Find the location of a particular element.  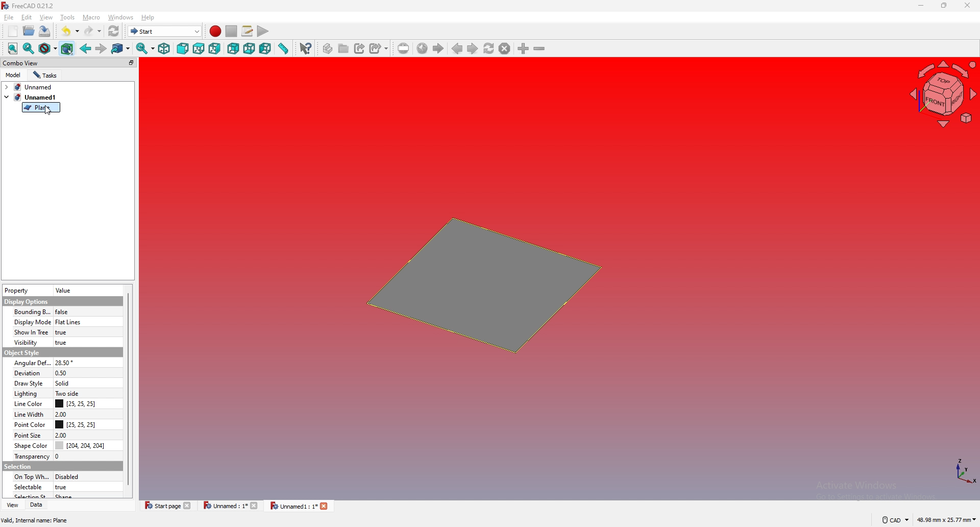

lighting is located at coordinates (26, 393).